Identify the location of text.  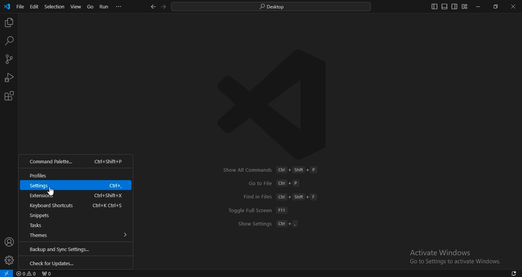
(274, 183).